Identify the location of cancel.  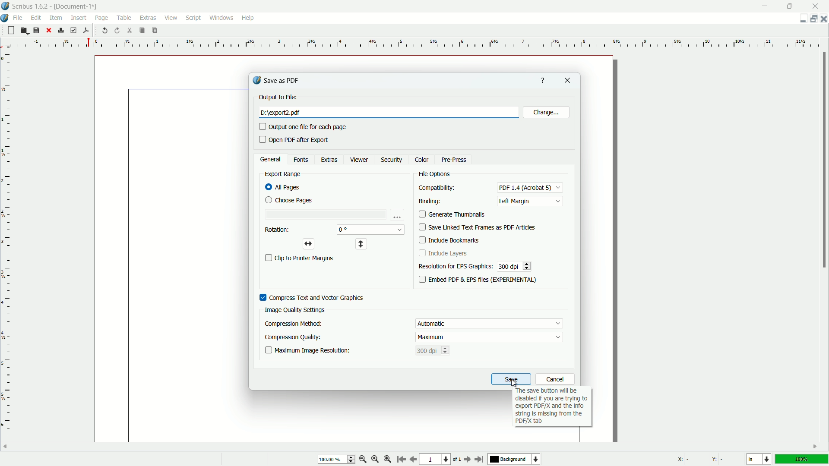
(553, 379).